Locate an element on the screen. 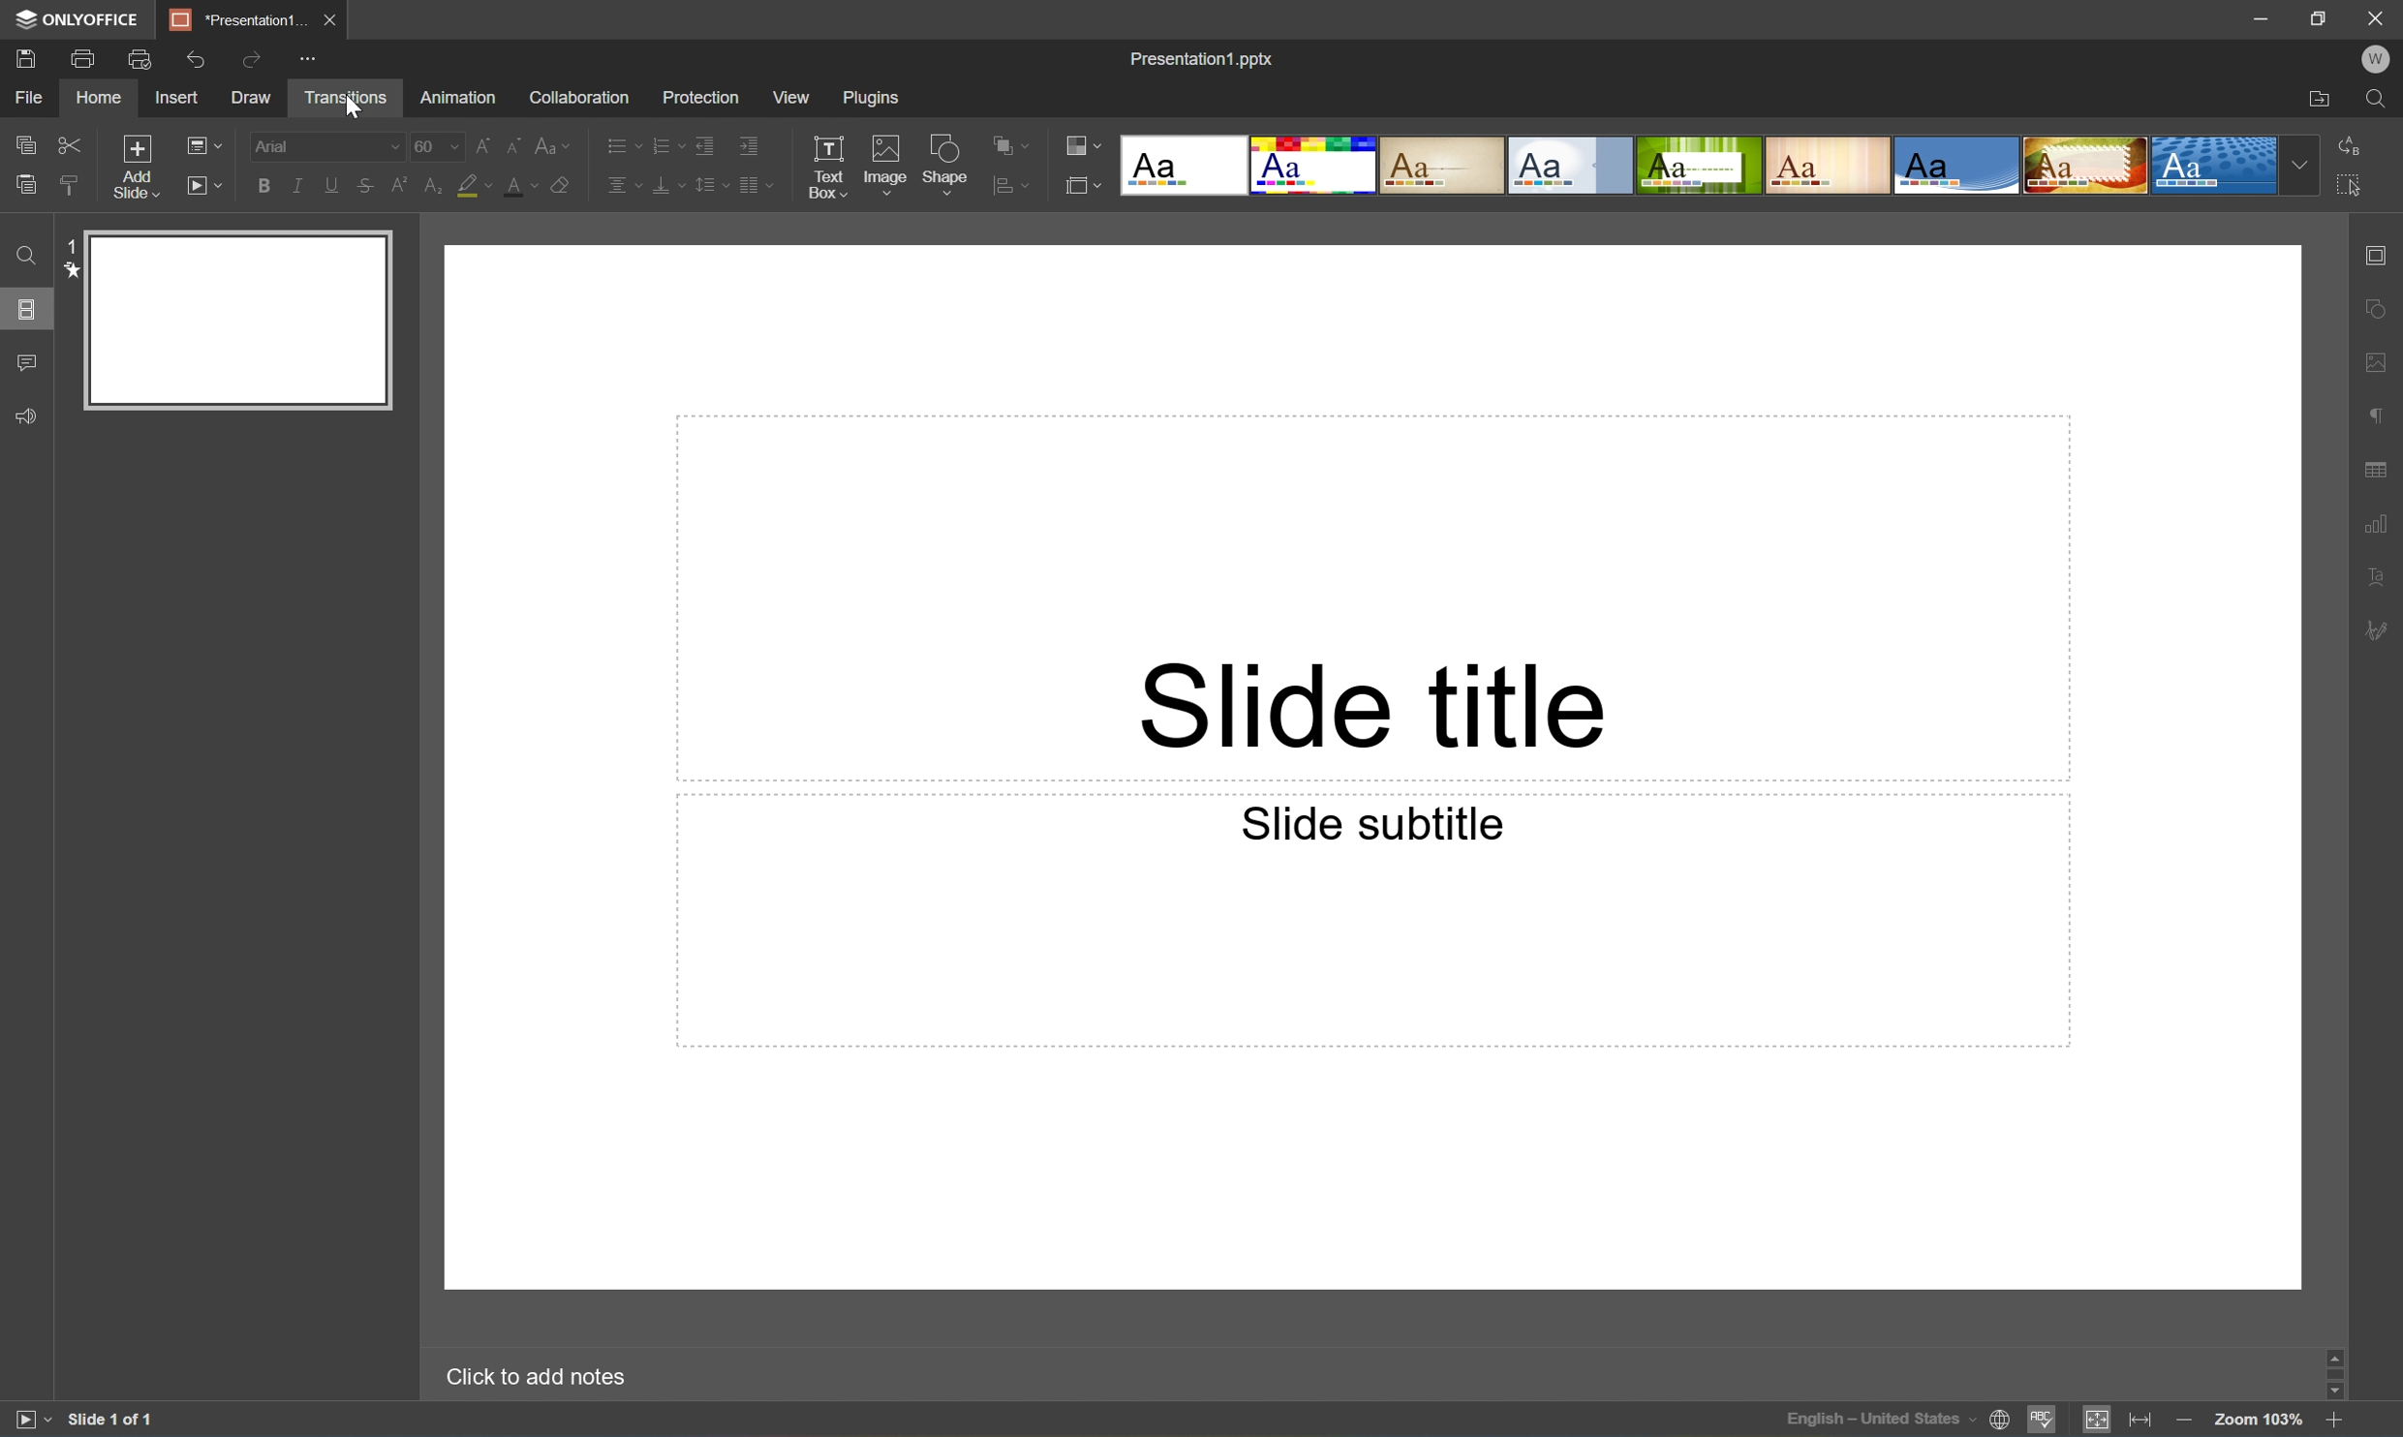 The width and height of the screenshot is (2403, 1437). Shape is located at coordinates (943, 159).